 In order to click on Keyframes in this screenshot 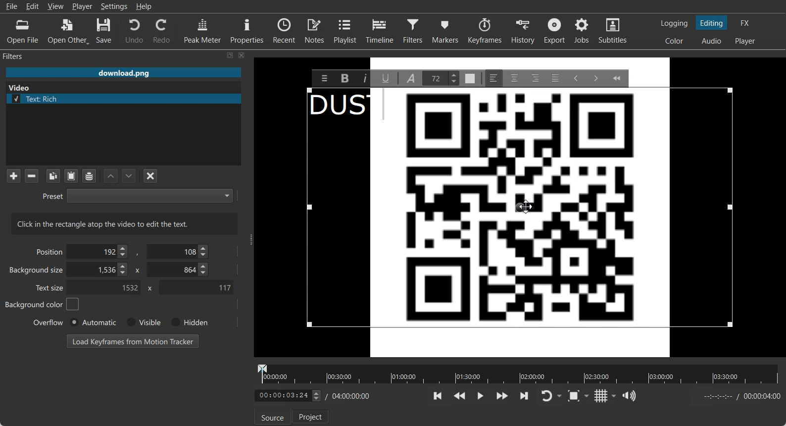, I will do `click(485, 30)`.